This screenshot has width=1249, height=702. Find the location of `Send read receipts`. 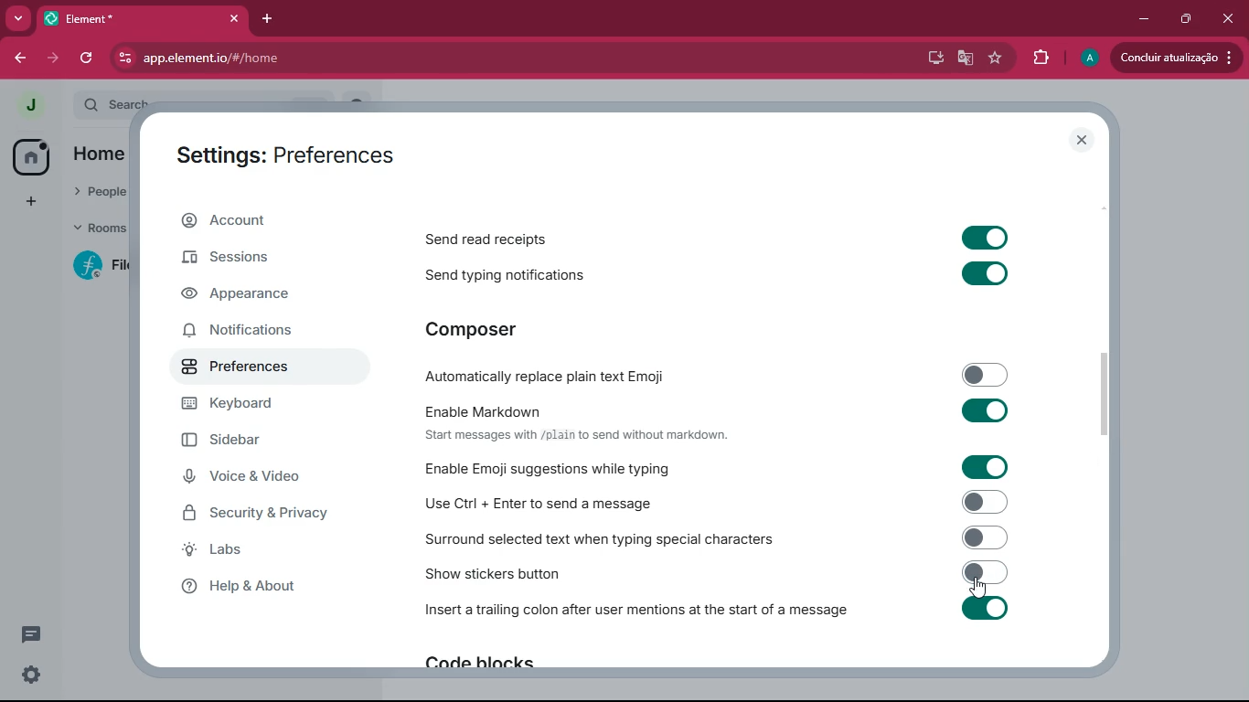

Send read receipts is located at coordinates (712, 236).